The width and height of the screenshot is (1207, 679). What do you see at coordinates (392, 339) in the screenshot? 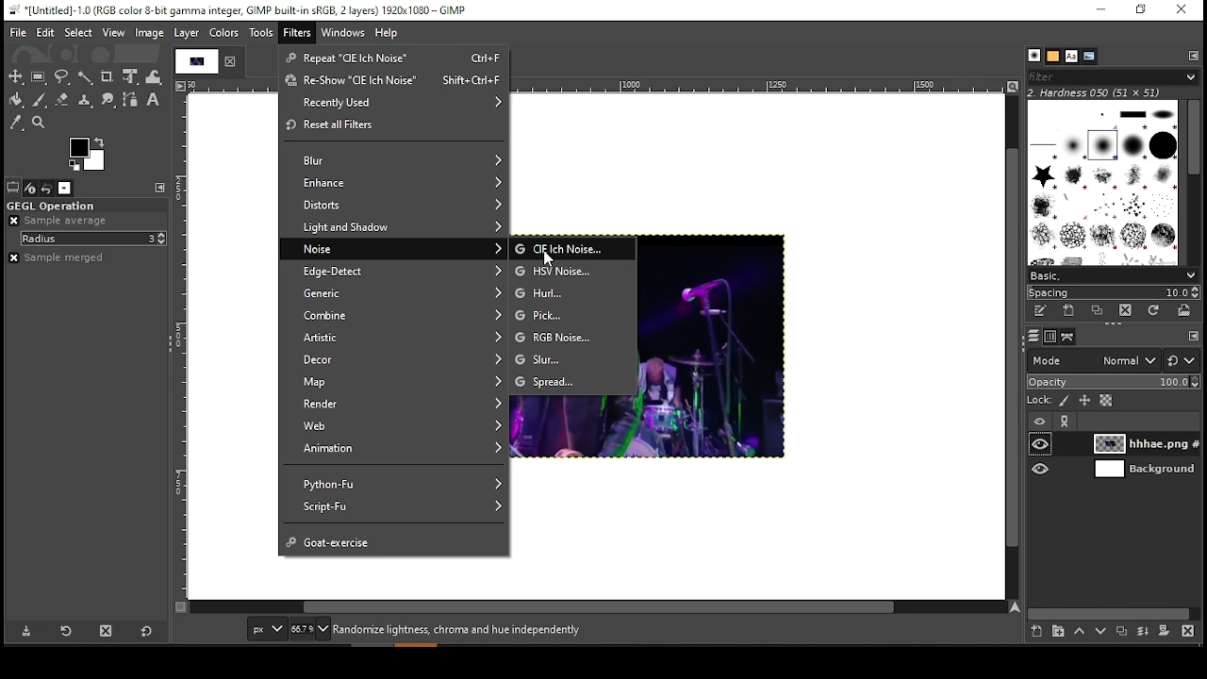
I see `artistic` at bounding box center [392, 339].